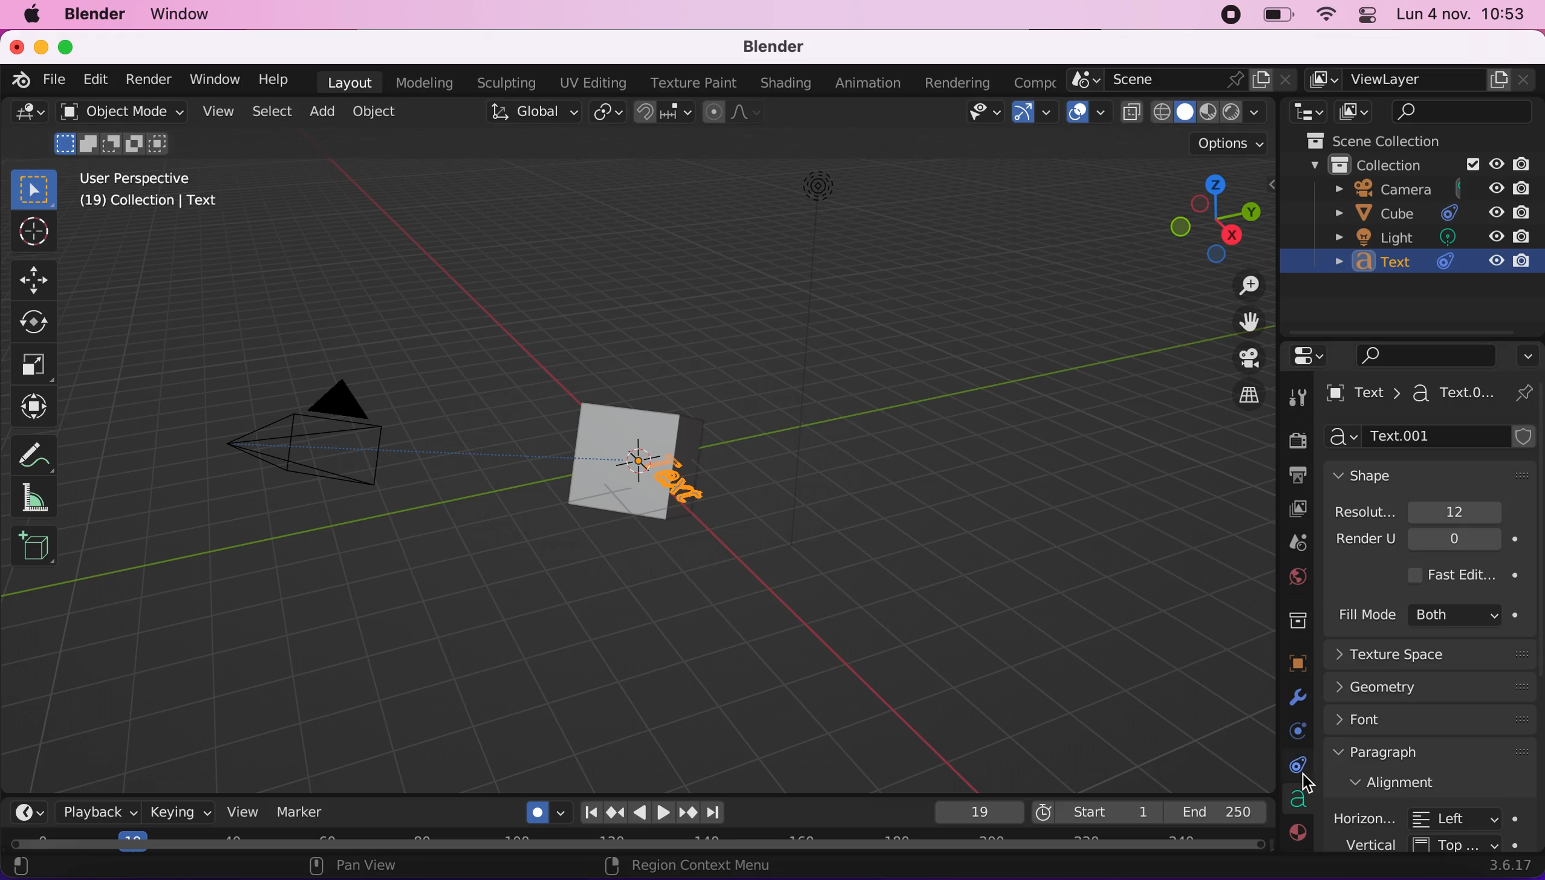 Image resolution: width=1545 pixels, height=880 pixels. I want to click on file, so click(55, 79).